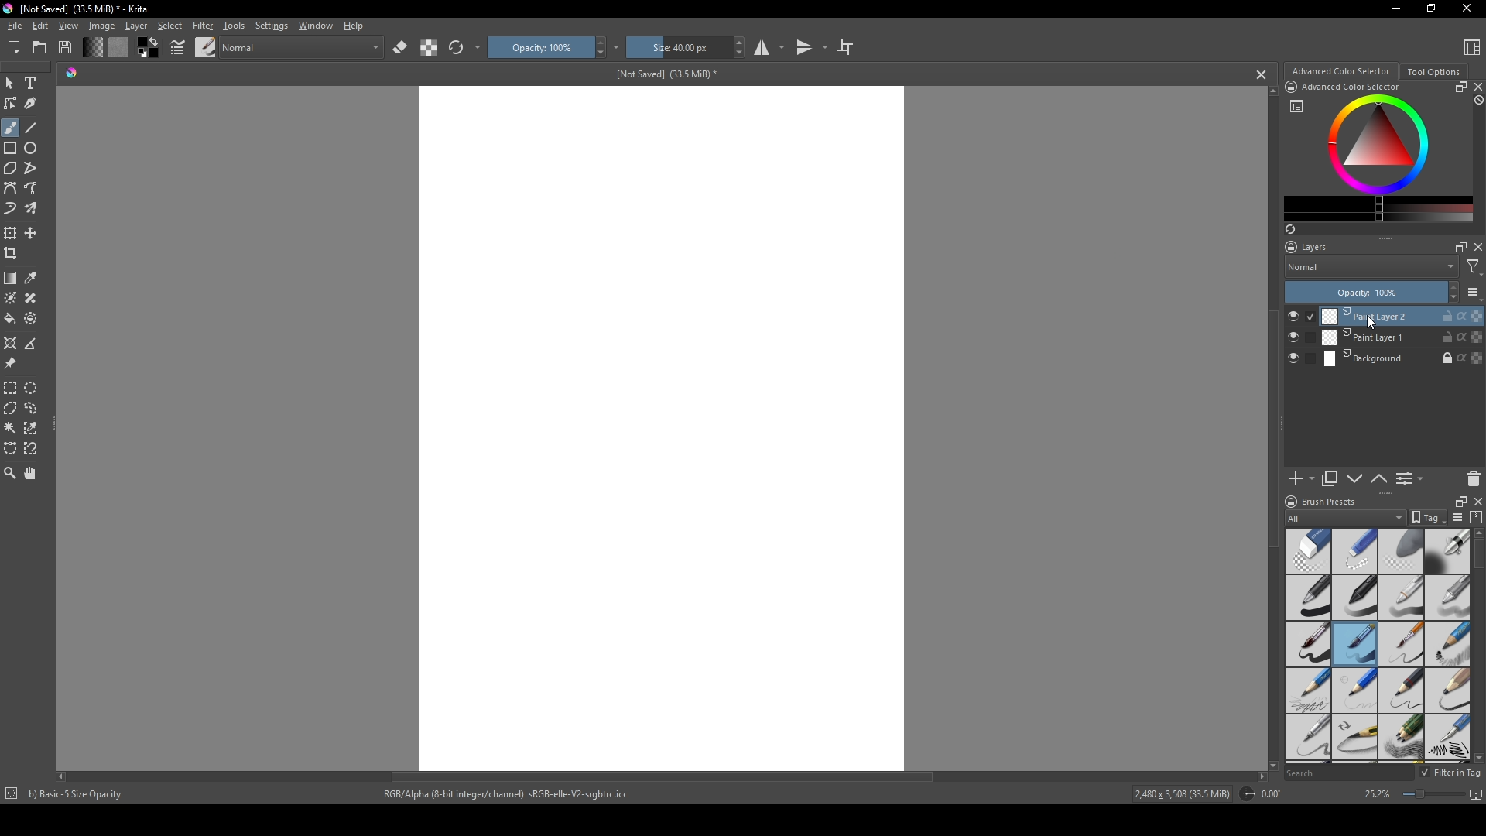  What do you see at coordinates (1474, 478) in the screenshot?
I see `delete` at bounding box center [1474, 478].